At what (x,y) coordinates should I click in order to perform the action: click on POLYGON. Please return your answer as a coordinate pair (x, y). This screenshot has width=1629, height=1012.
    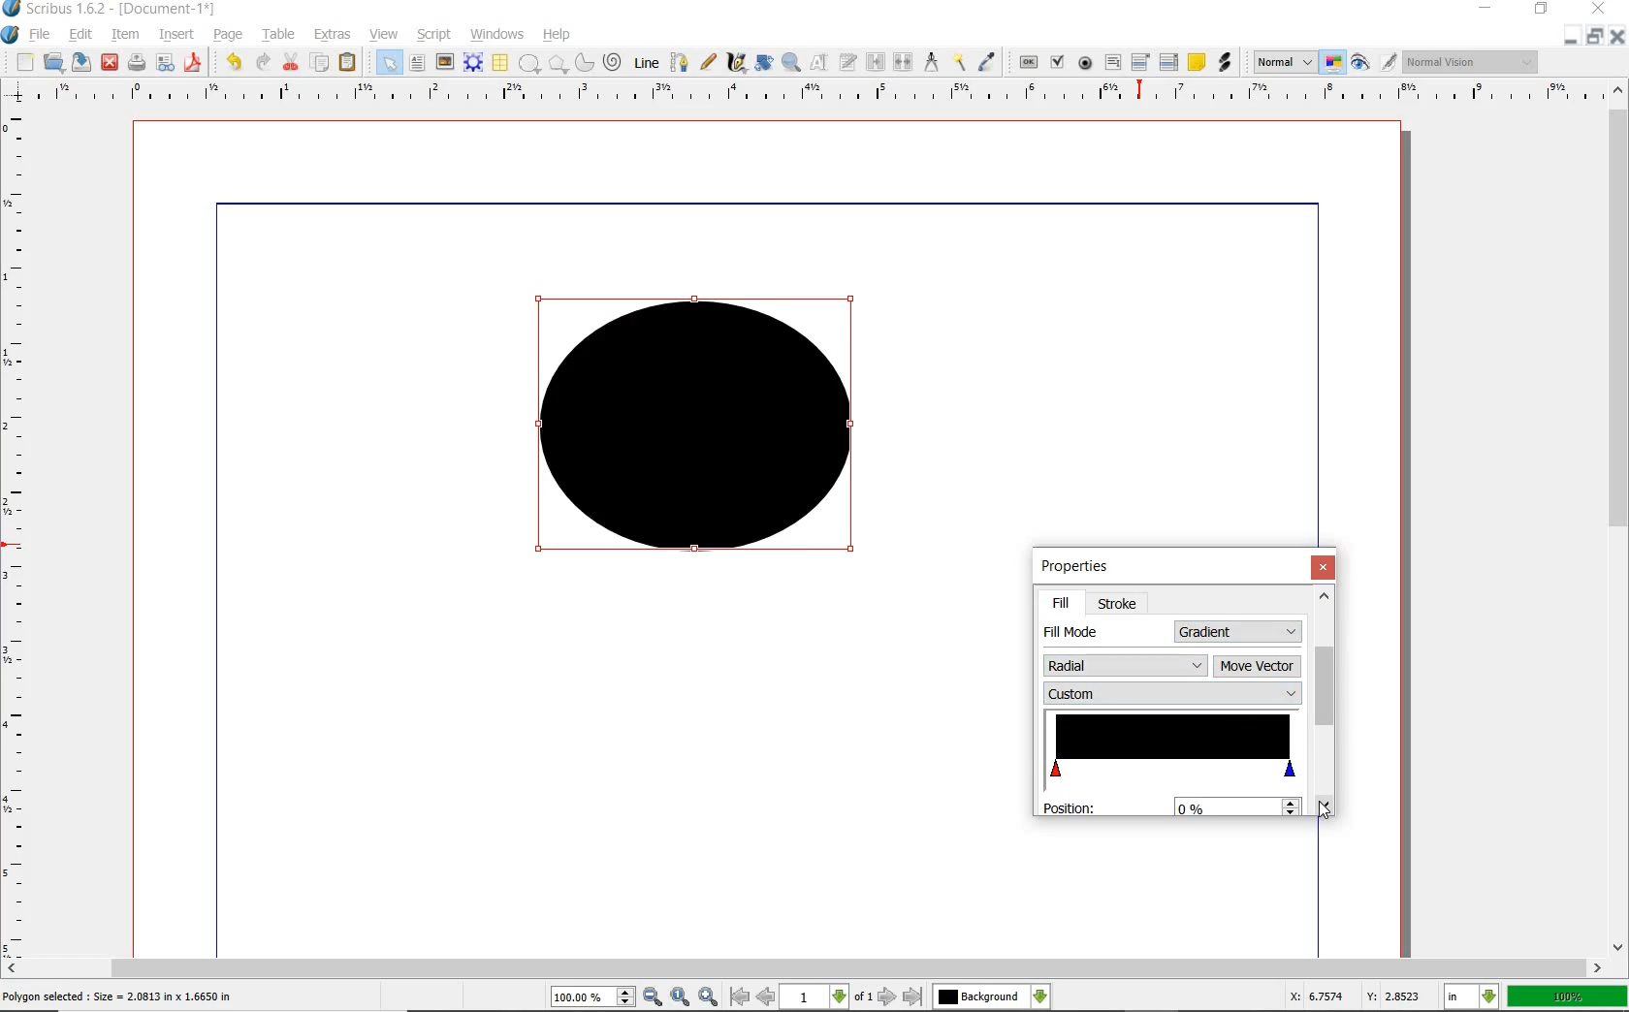
    Looking at the image, I should click on (558, 64).